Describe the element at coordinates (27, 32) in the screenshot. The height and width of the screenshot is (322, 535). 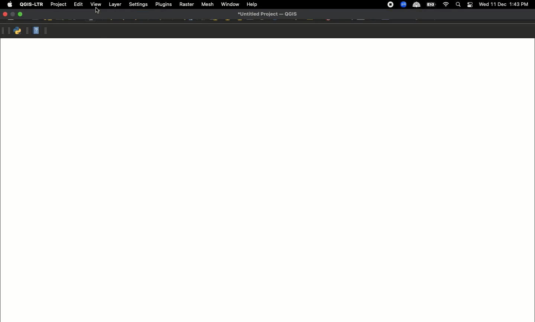
I see `` at that location.